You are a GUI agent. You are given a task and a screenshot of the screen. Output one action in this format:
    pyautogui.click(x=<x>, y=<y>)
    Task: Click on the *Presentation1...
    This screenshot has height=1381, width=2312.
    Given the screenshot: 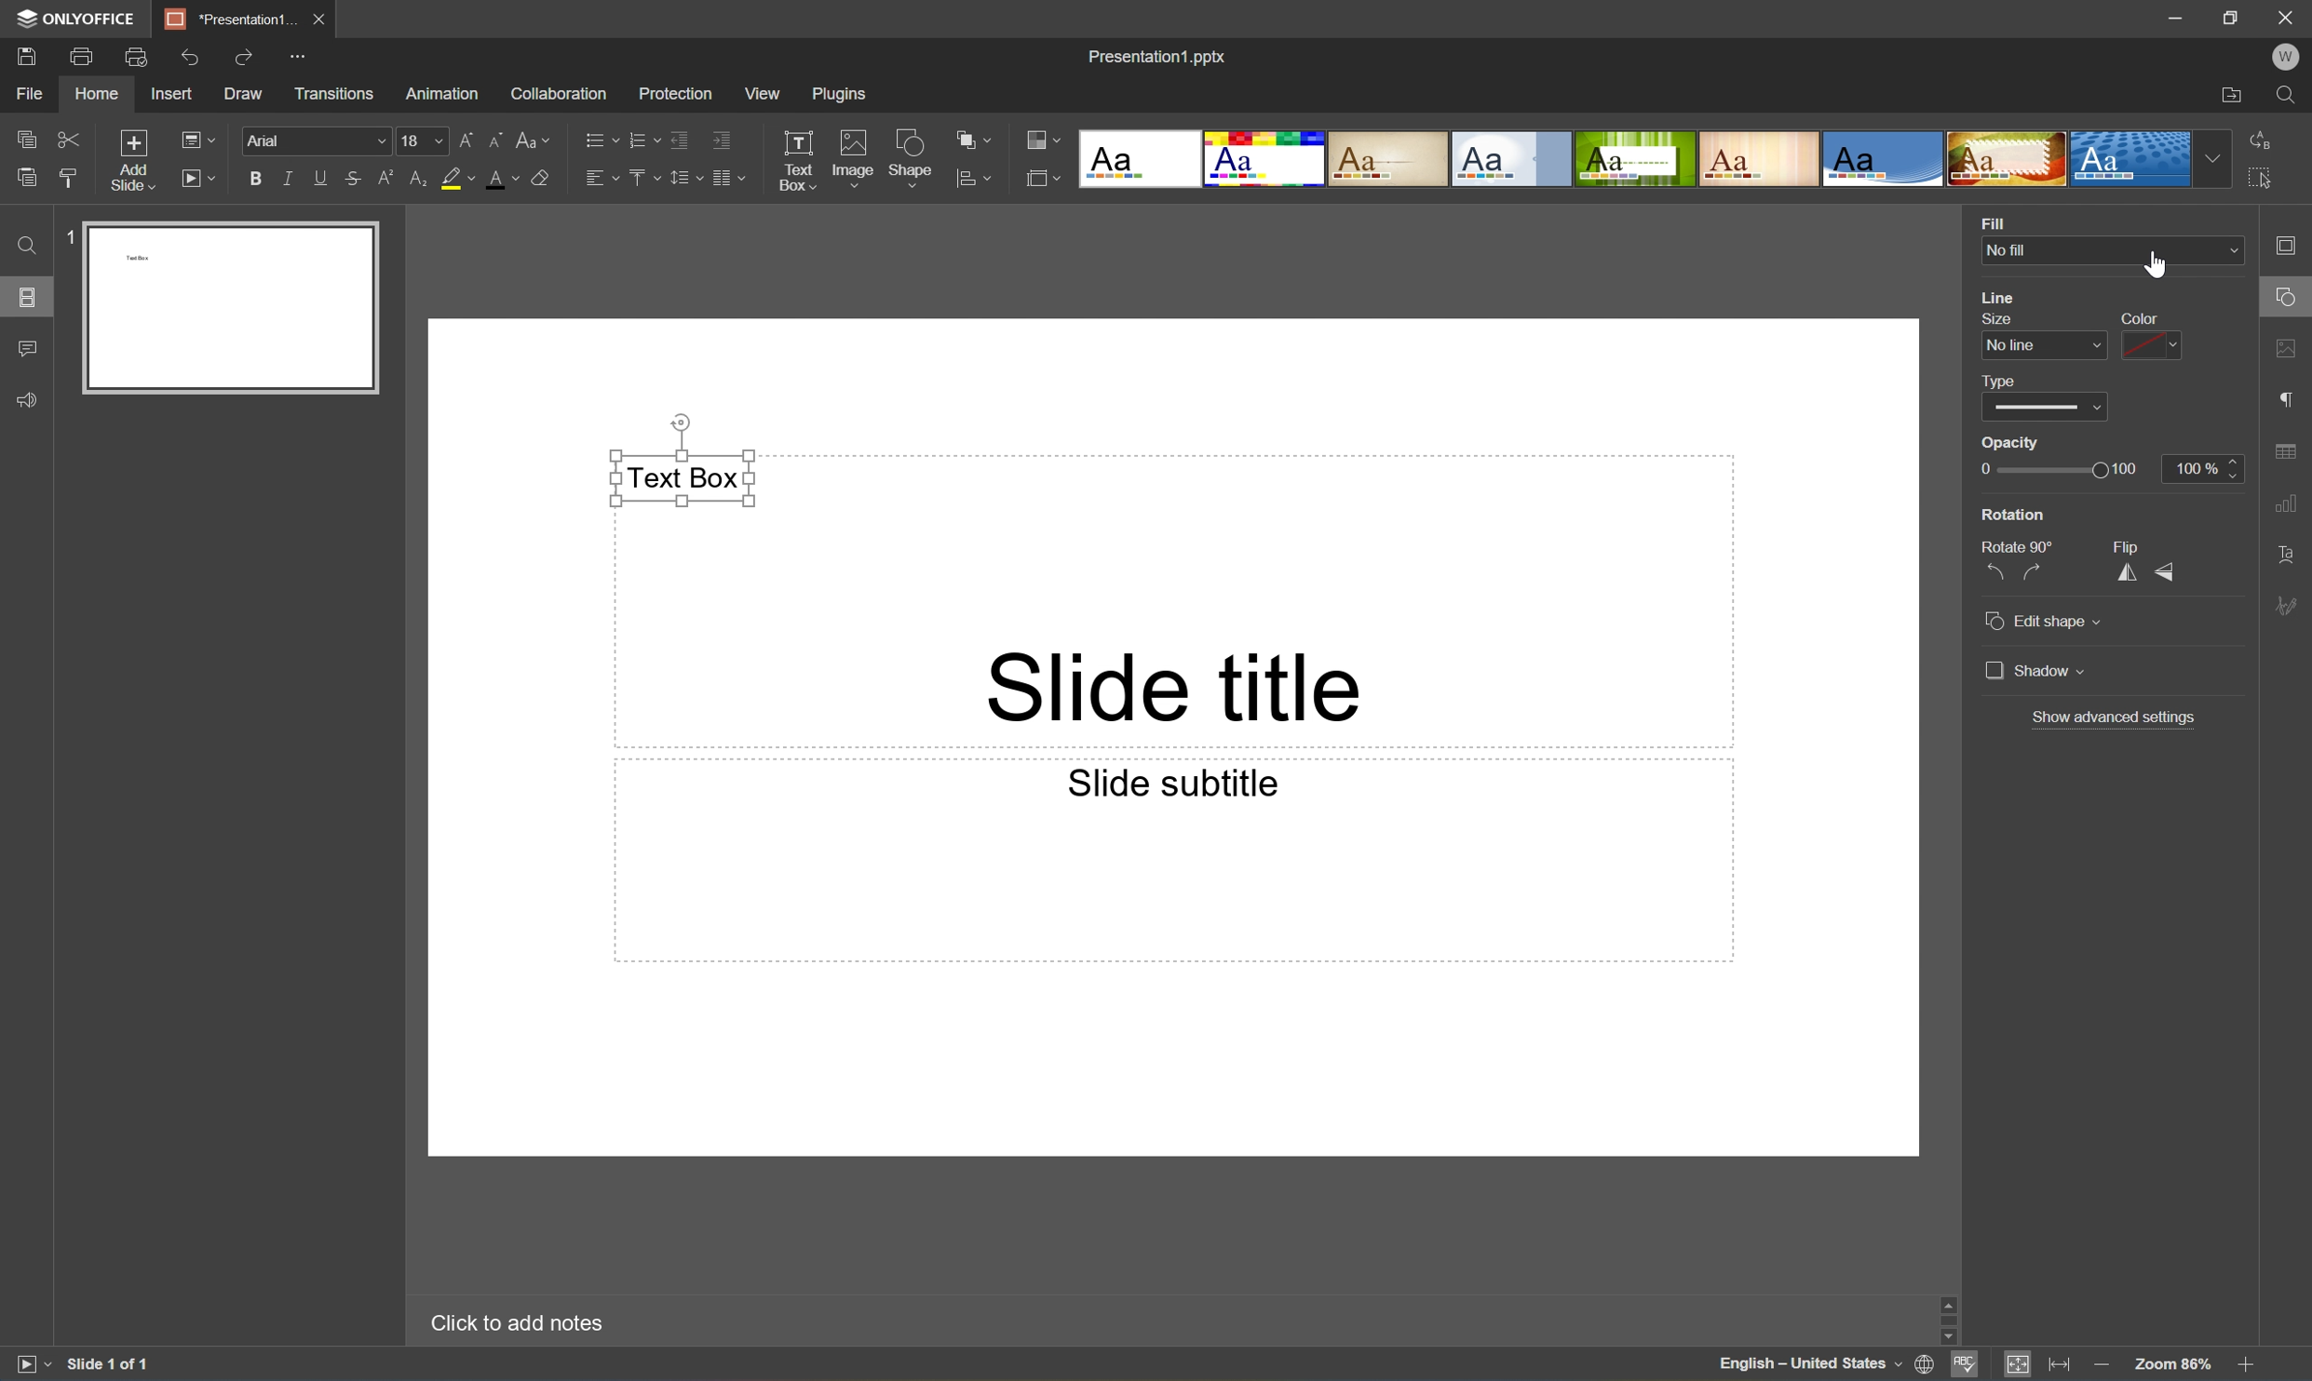 What is the action you would take?
    pyautogui.click(x=230, y=20)
    